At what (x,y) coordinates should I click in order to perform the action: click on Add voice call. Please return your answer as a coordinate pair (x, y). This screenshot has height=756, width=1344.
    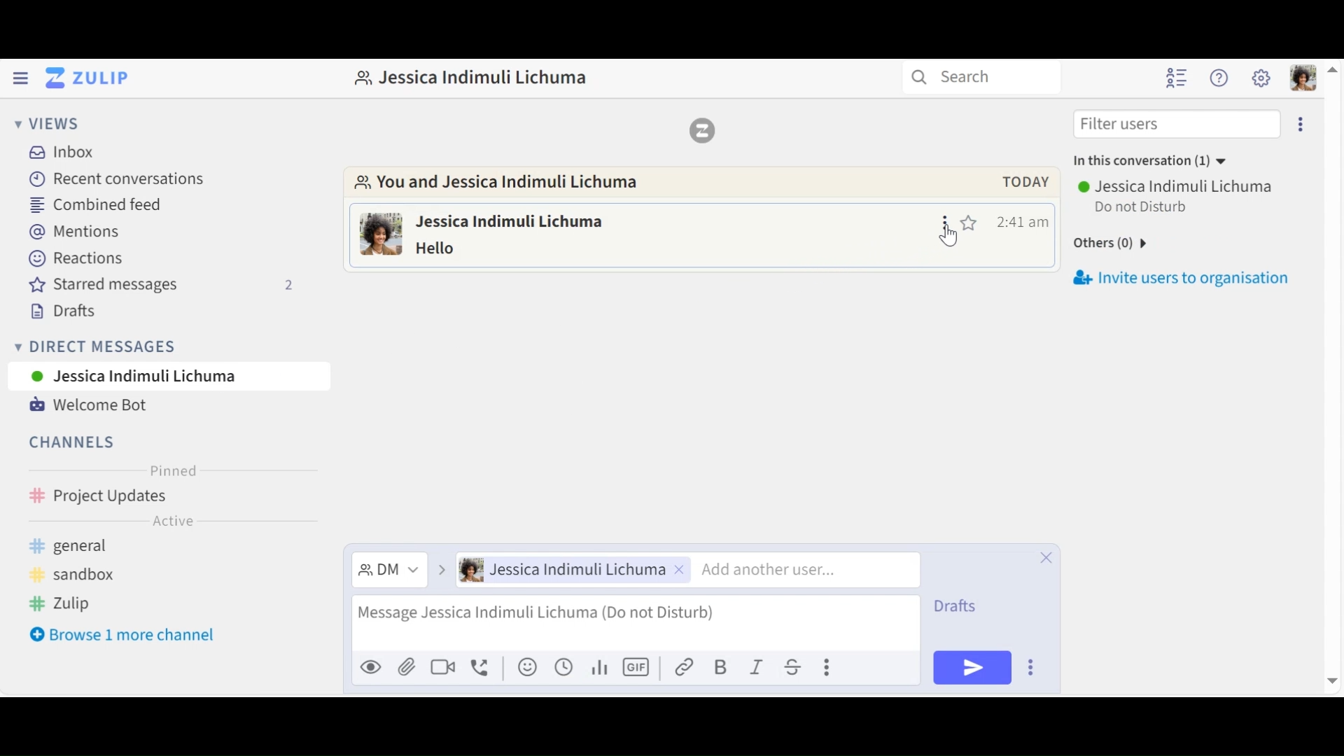
    Looking at the image, I should click on (482, 668).